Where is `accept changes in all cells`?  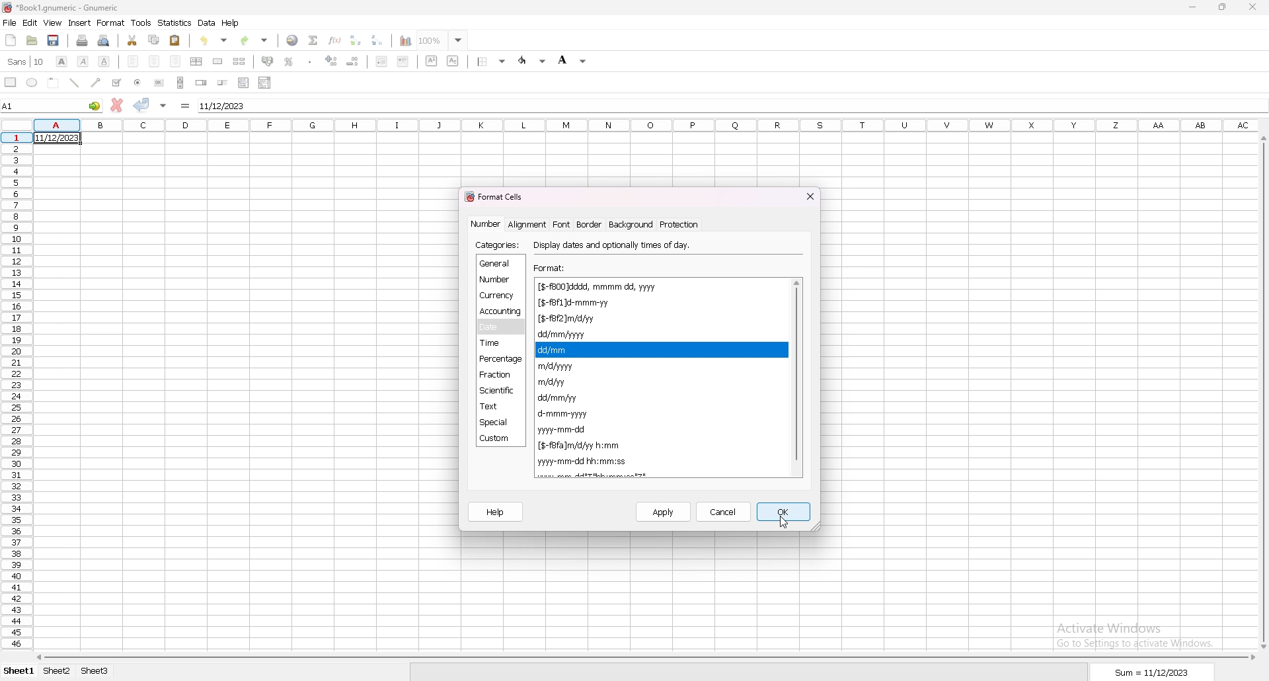 accept changes in all cells is located at coordinates (164, 105).